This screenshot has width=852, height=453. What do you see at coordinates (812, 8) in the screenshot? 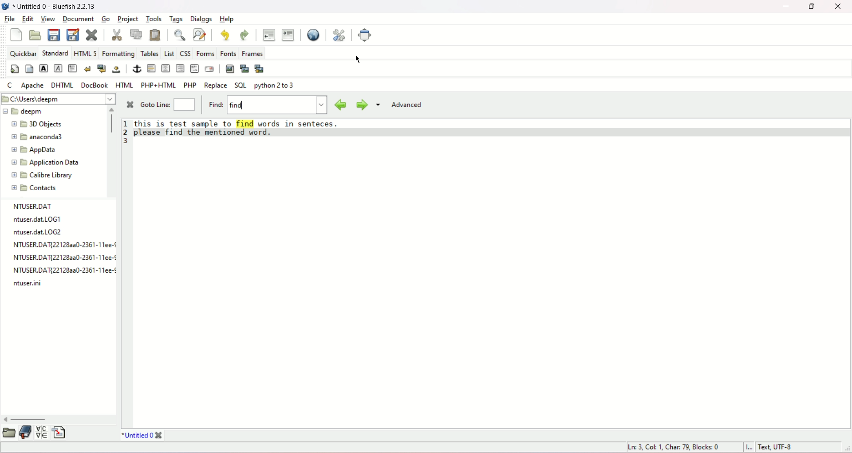
I see `maximize` at bounding box center [812, 8].